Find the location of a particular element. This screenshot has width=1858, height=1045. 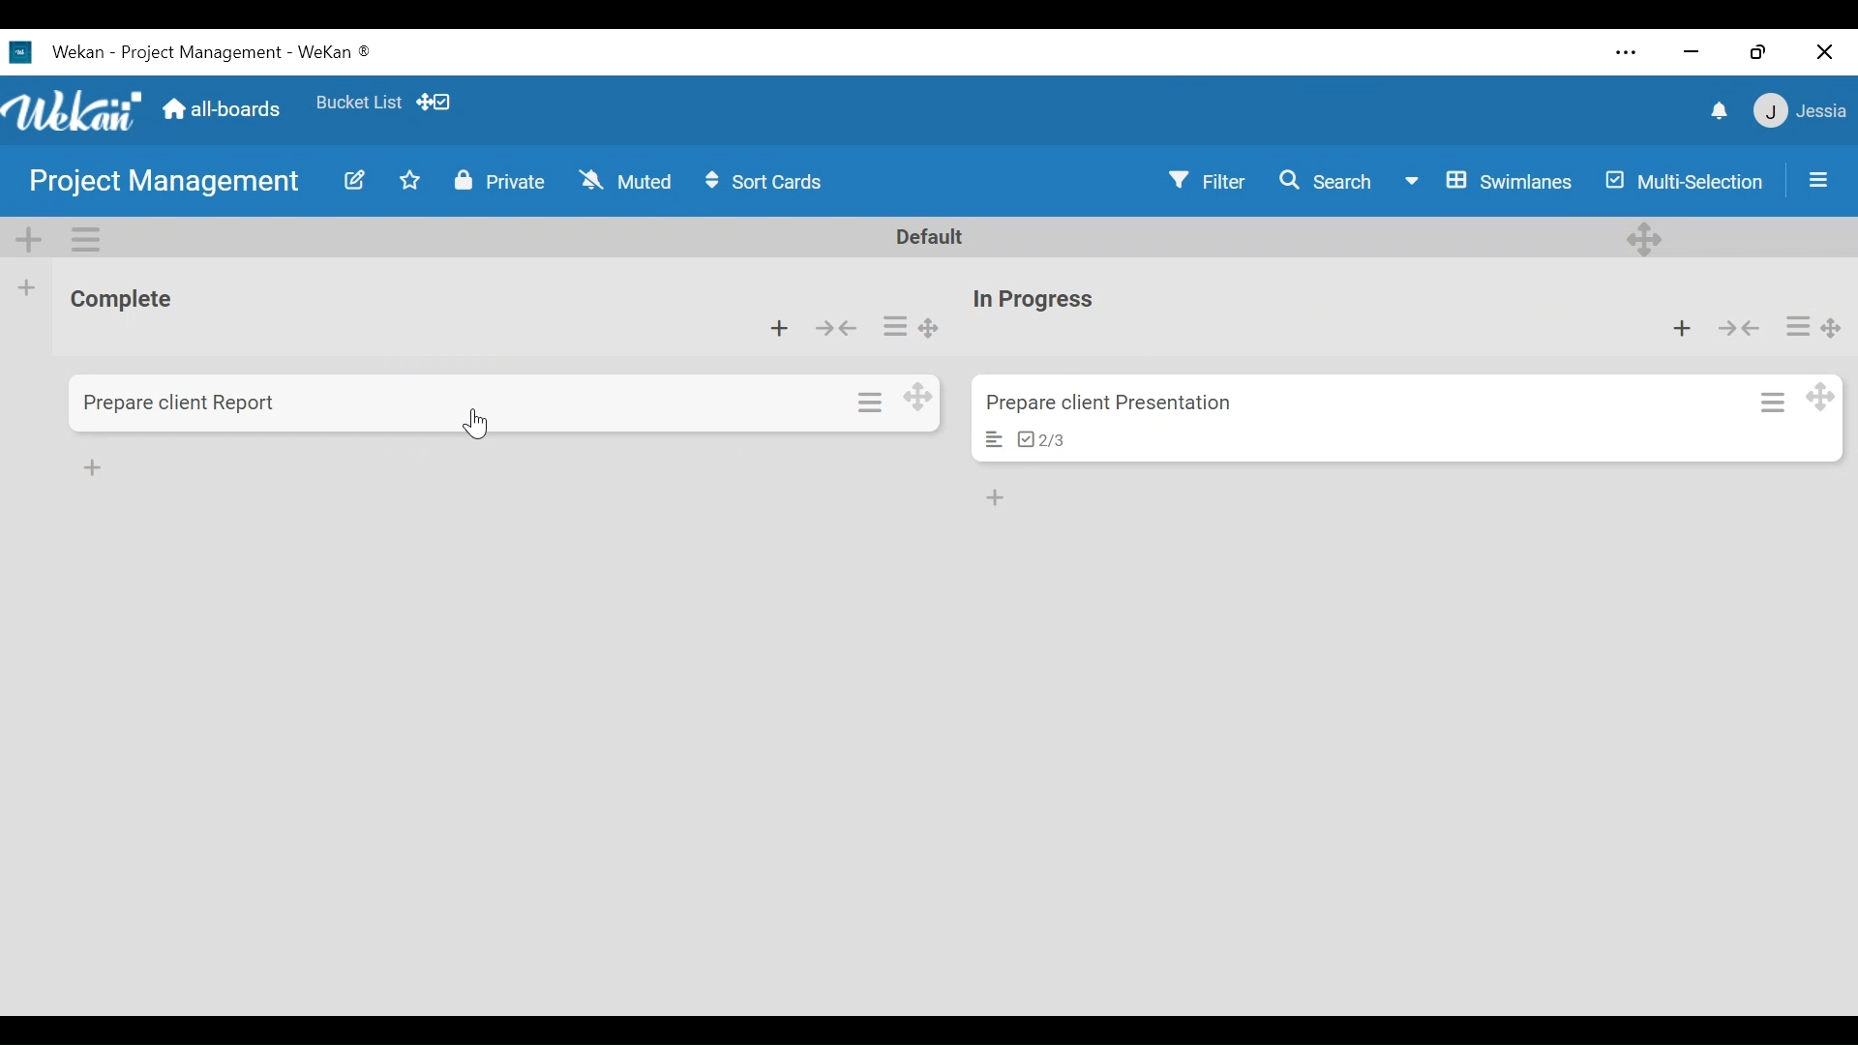

Desktop drag handles is located at coordinates (916, 397).